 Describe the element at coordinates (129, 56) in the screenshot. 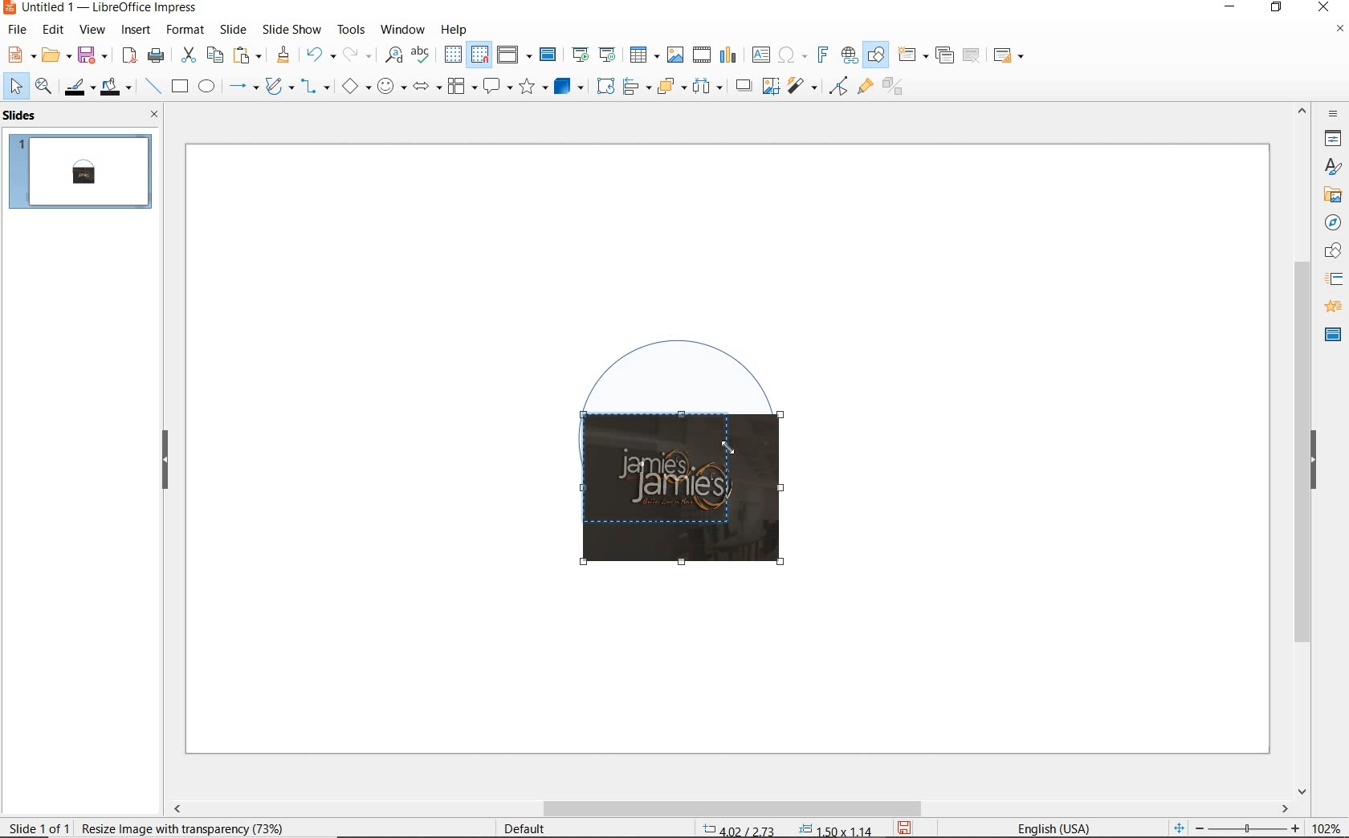

I see `export as PDF` at that location.